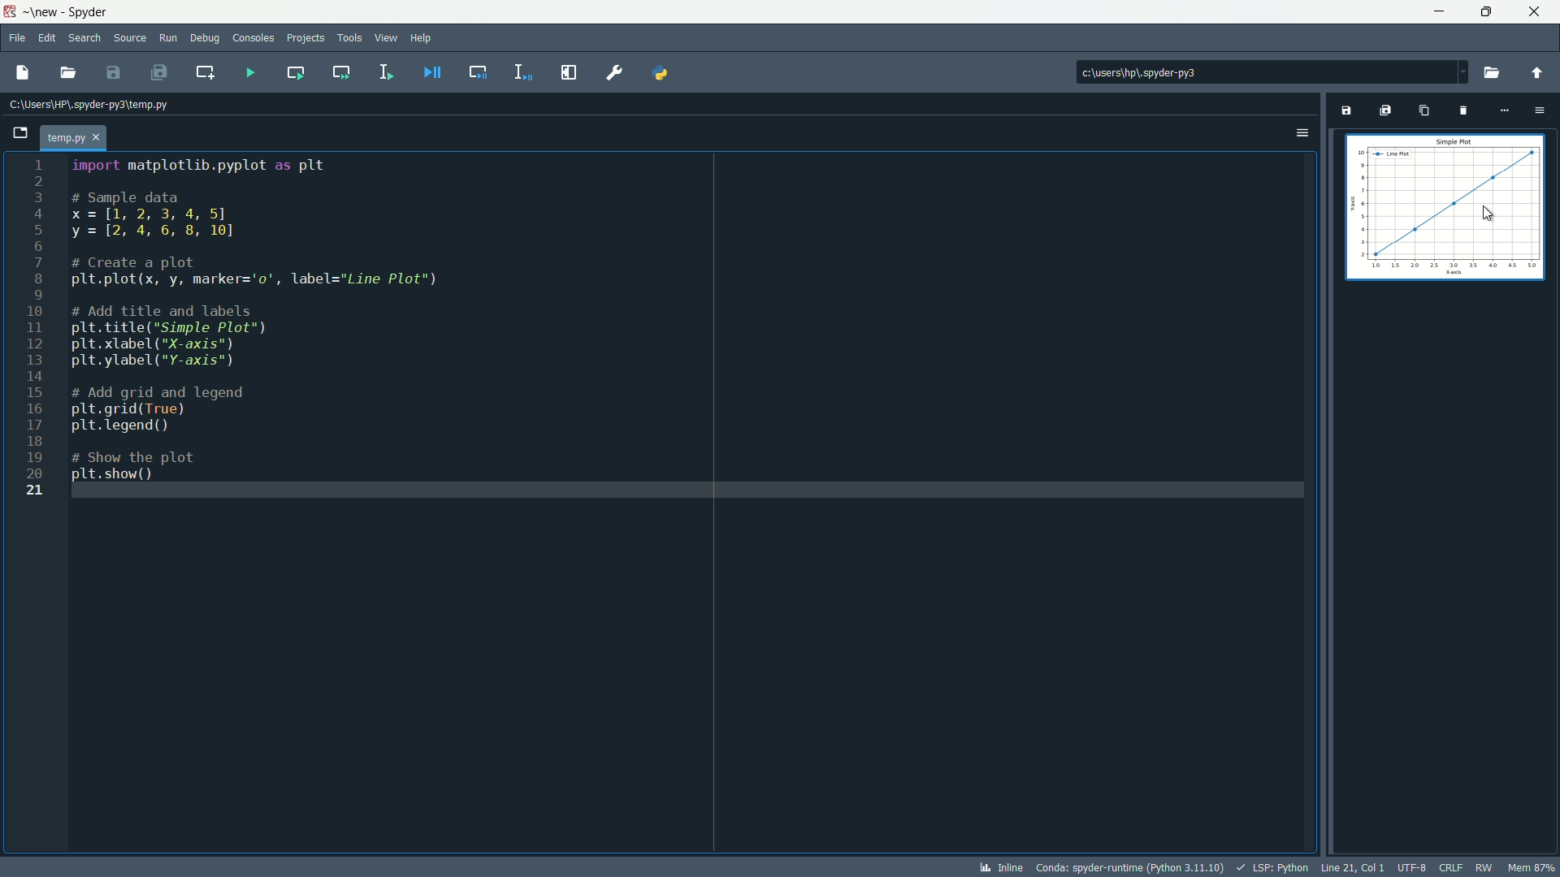  I want to click on remove plot, so click(1462, 113).